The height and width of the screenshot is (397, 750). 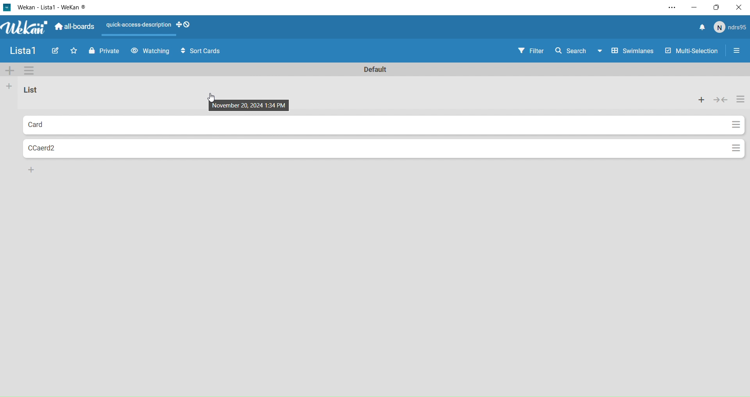 What do you see at coordinates (736, 148) in the screenshot?
I see `Options` at bounding box center [736, 148].